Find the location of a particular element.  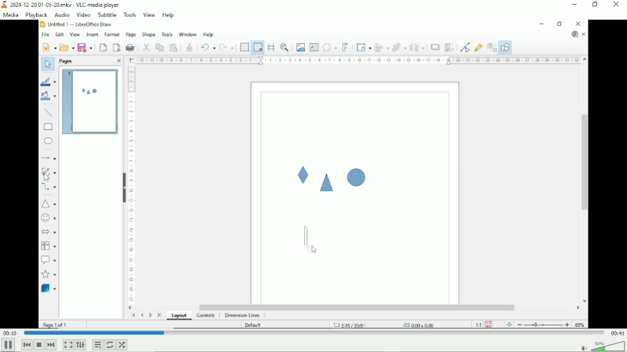

Close is located at coordinates (616, 5).